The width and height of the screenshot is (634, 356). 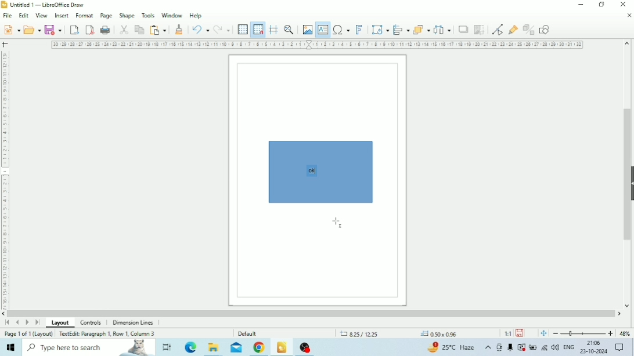 I want to click on Save, so click(x=520, y=333).